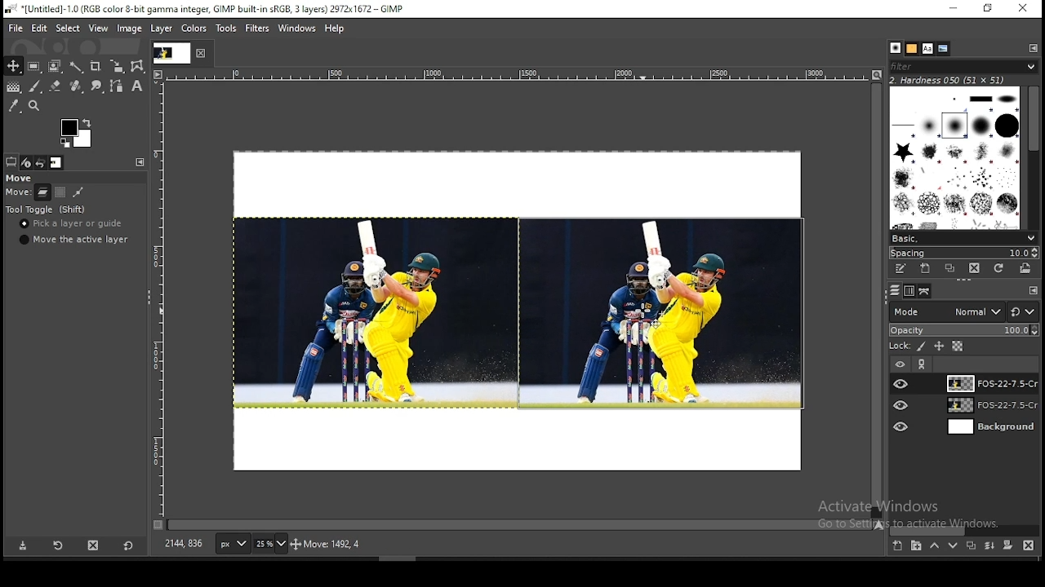 The image size is (1045, 587). What do you see at coordinates (1023, 8) in the screenshot?
I see `close` at bounding box center [1023, 8].